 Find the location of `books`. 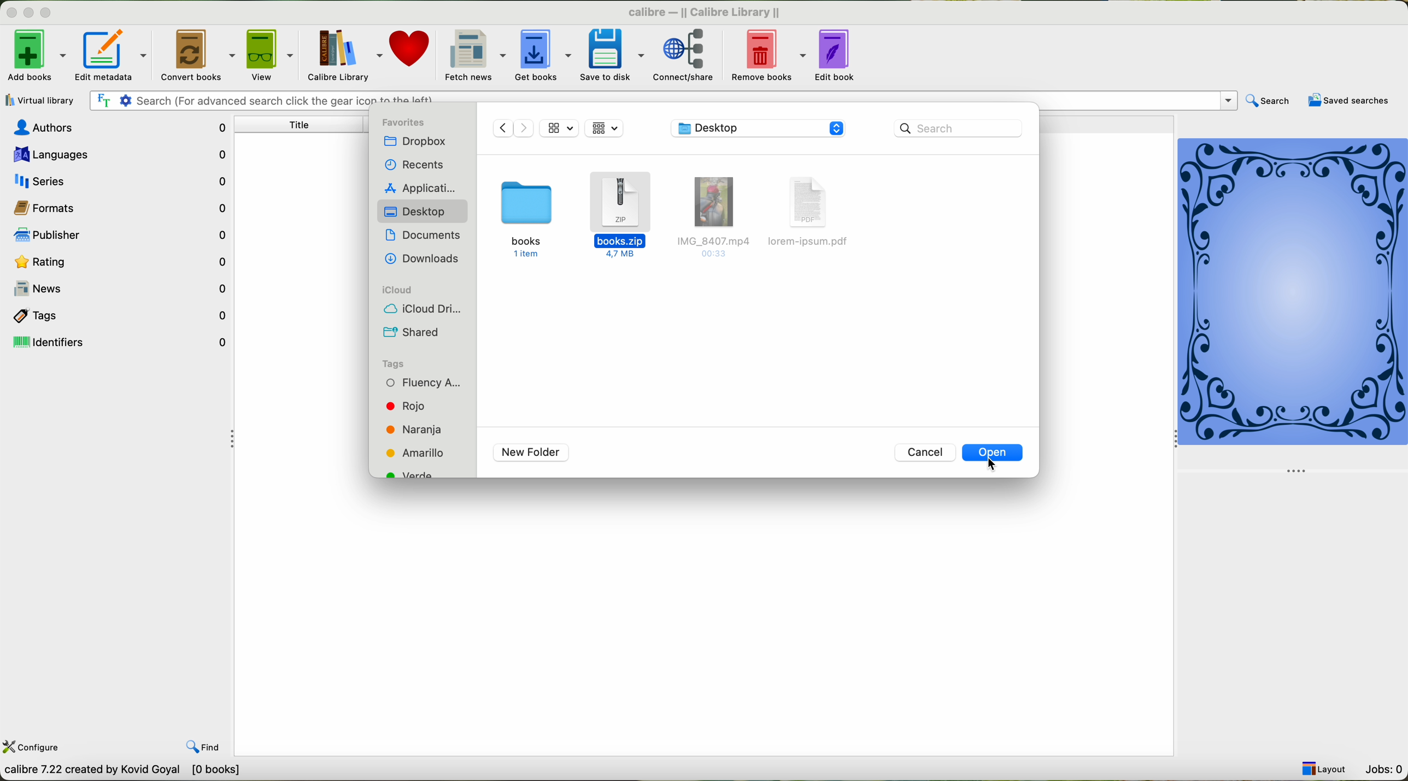

books is located at coordinates (525, 220).